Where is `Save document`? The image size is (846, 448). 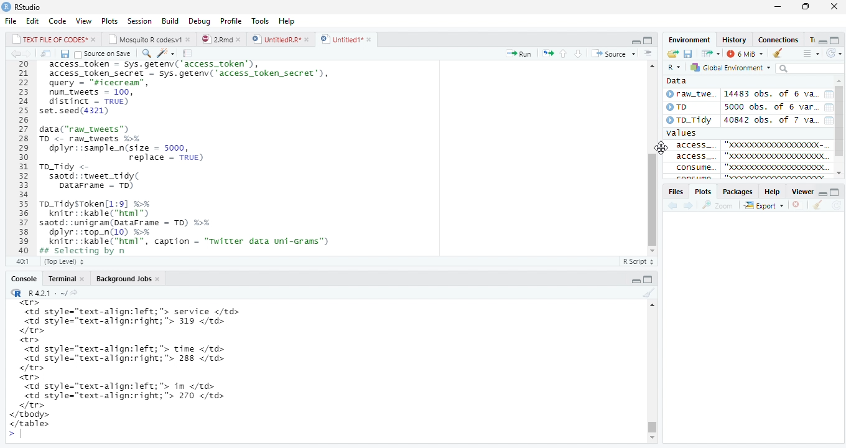
Save document is located at coordinates (63, 54).